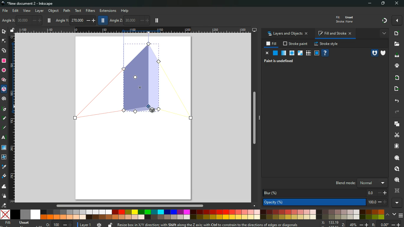  Describe the element at coordinates (326, 44) in the screenshot. I see `stroke style` at that location.